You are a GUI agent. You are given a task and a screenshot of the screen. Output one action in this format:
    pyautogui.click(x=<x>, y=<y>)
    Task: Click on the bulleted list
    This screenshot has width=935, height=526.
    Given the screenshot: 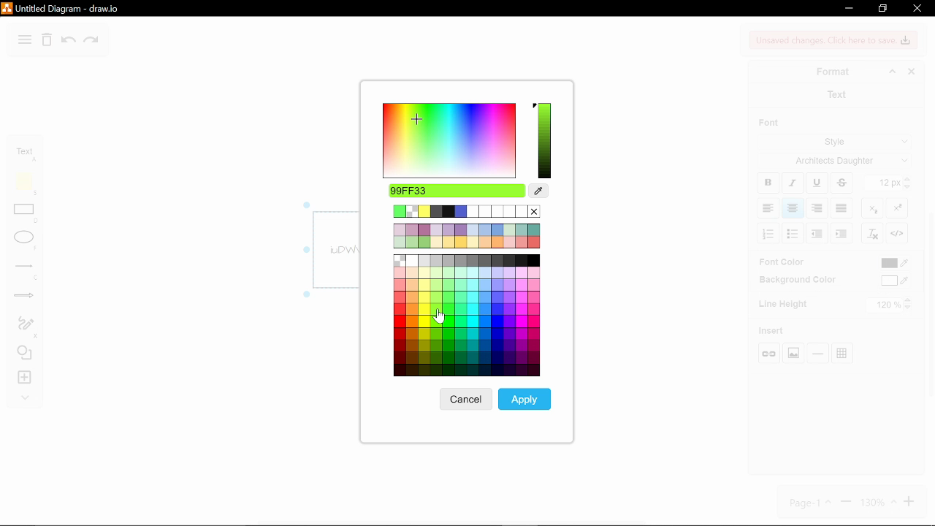 What is the action you would take?
    pyautogui.click(x=794, y=233)
    